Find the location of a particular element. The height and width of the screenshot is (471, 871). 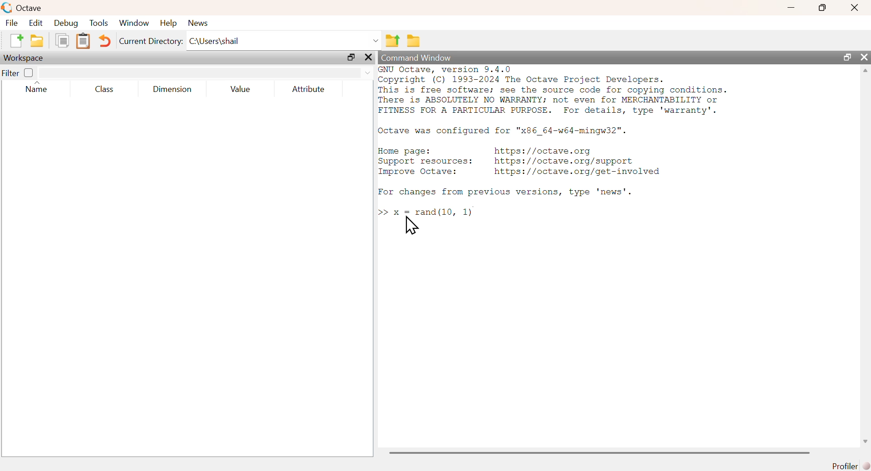

minimize is located at coordinates (790, 8).